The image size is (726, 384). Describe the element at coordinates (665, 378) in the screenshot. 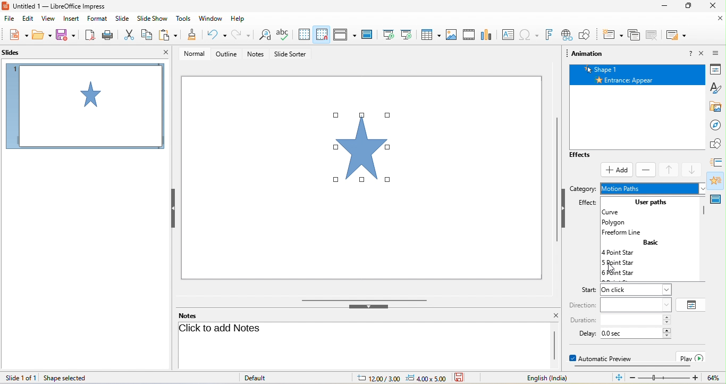

I see `zoom` at that location.